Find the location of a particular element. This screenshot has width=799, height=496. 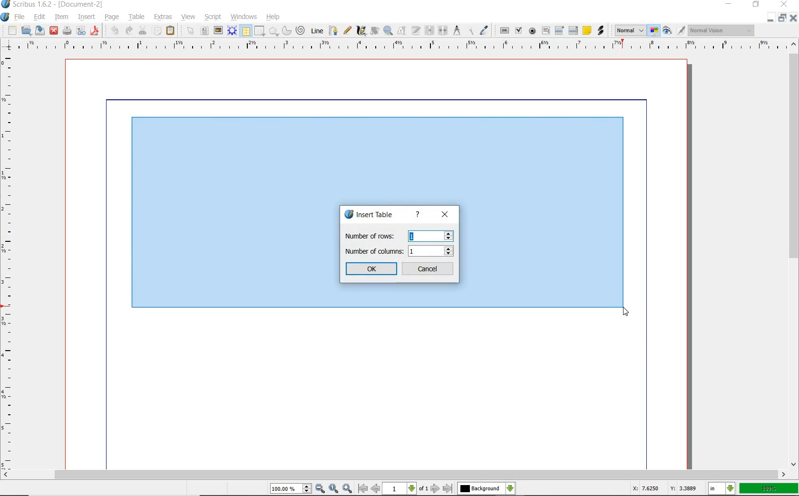

polygon is located at coordinates (273, 31).